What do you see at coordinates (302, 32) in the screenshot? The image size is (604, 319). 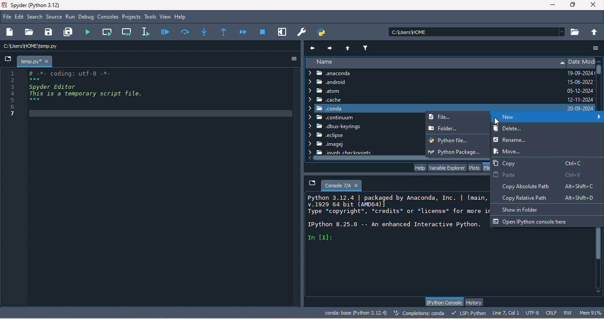 I see `preferences` at bounding box center [302, 32].